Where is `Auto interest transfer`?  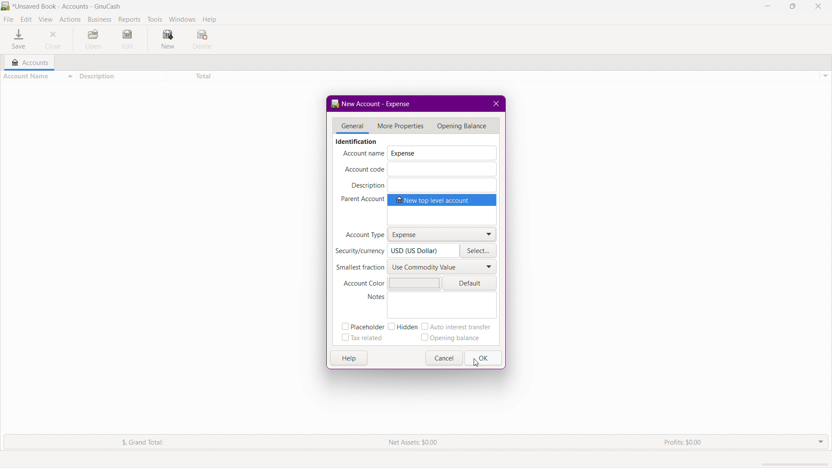 Auto interest transfer is located at coordinates (458, 327).